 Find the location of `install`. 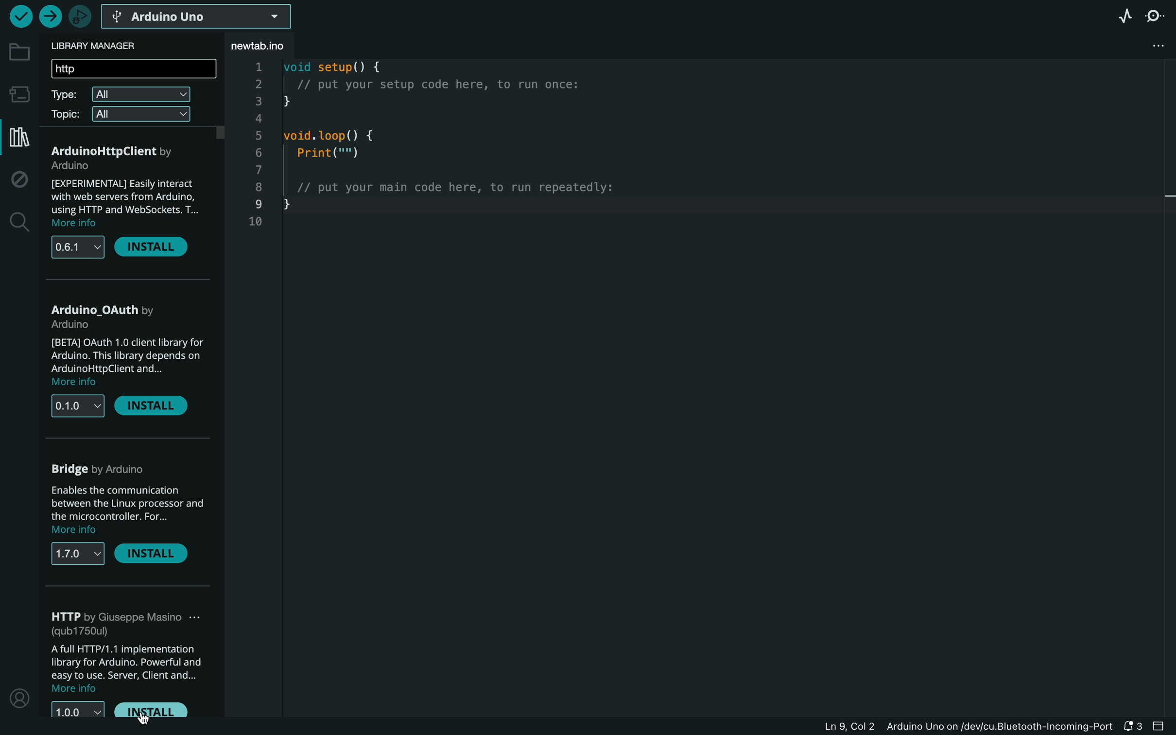

install is located at coordinates (156, 557).